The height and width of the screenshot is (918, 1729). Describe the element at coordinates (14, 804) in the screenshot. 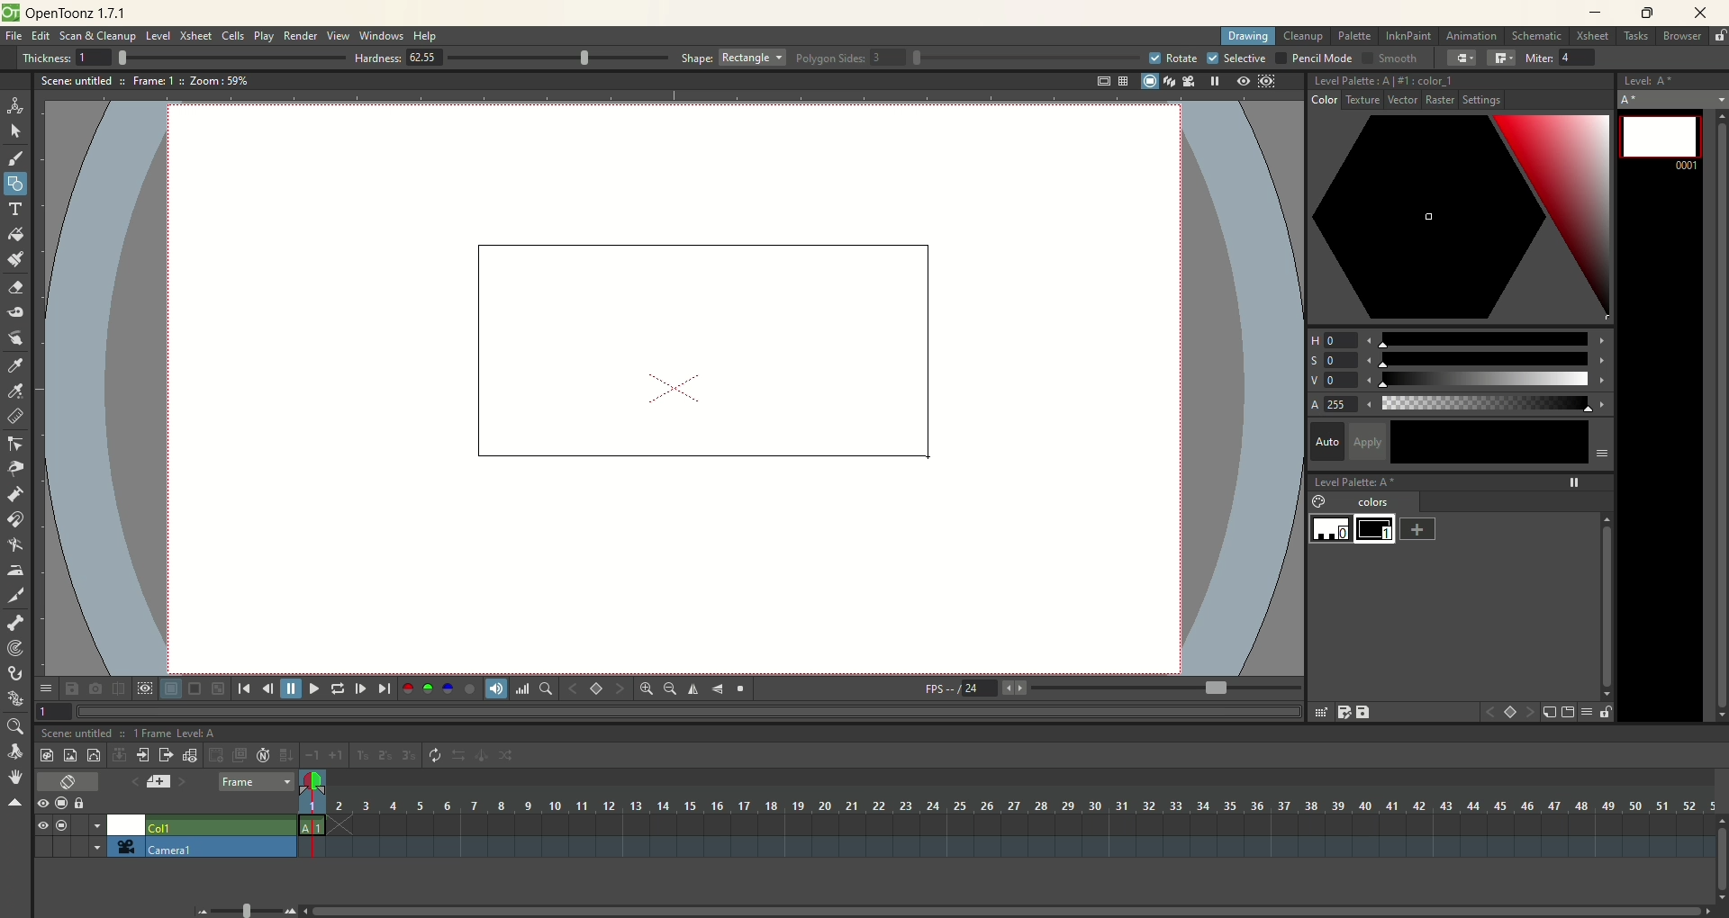

I see `collapse toolbar` at that location.